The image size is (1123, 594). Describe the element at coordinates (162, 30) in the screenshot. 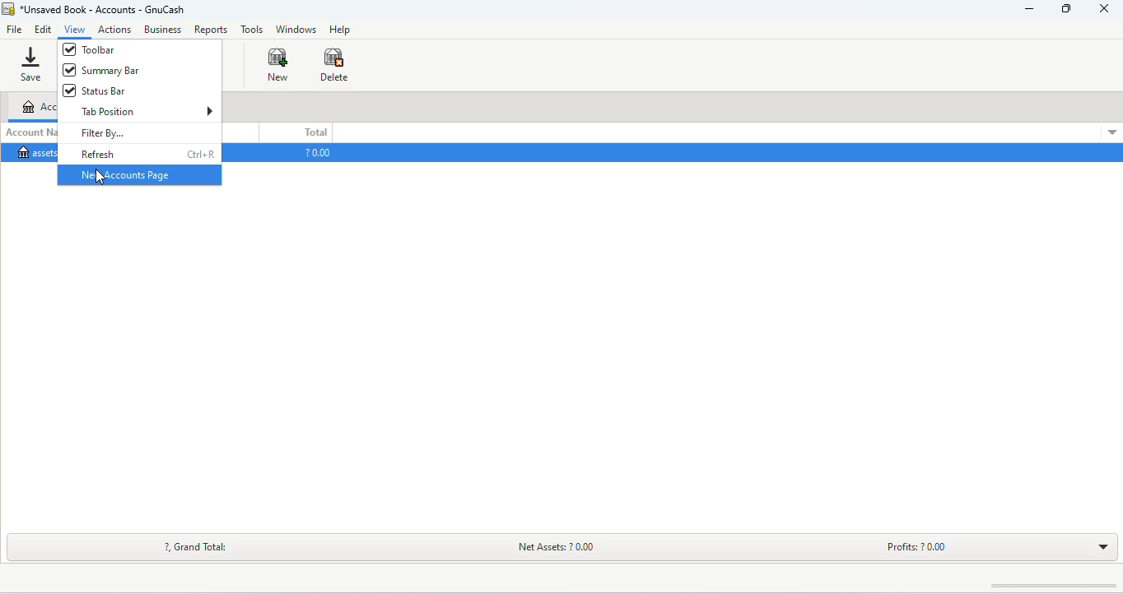

I see `business` at that location.